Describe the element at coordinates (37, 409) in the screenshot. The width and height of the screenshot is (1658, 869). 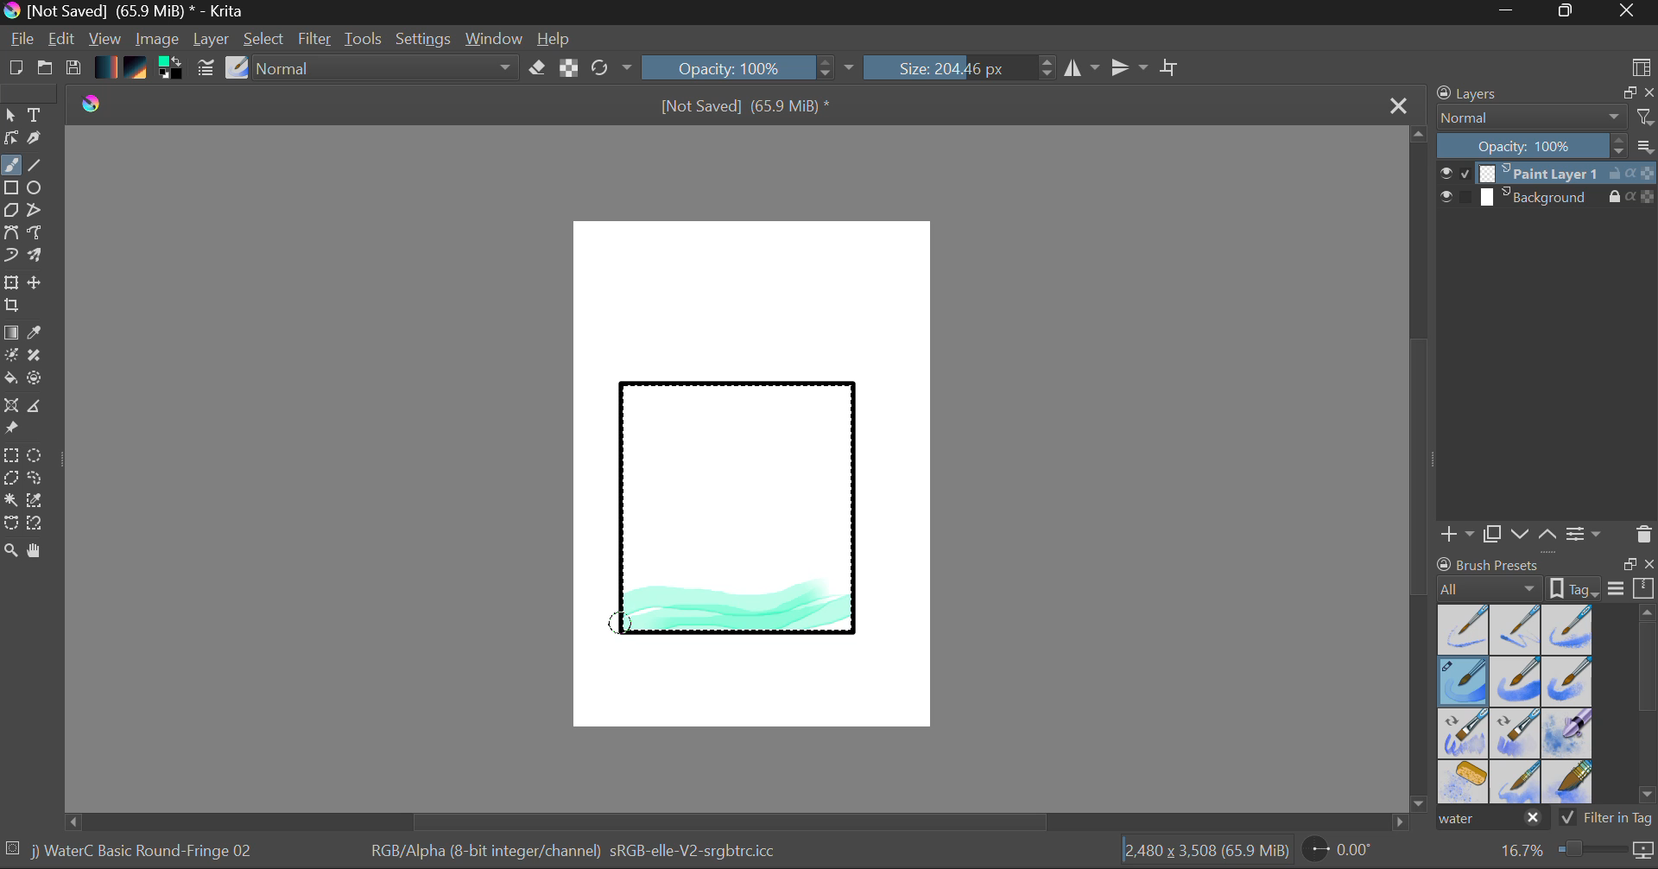
I see `Measurements` at that location.